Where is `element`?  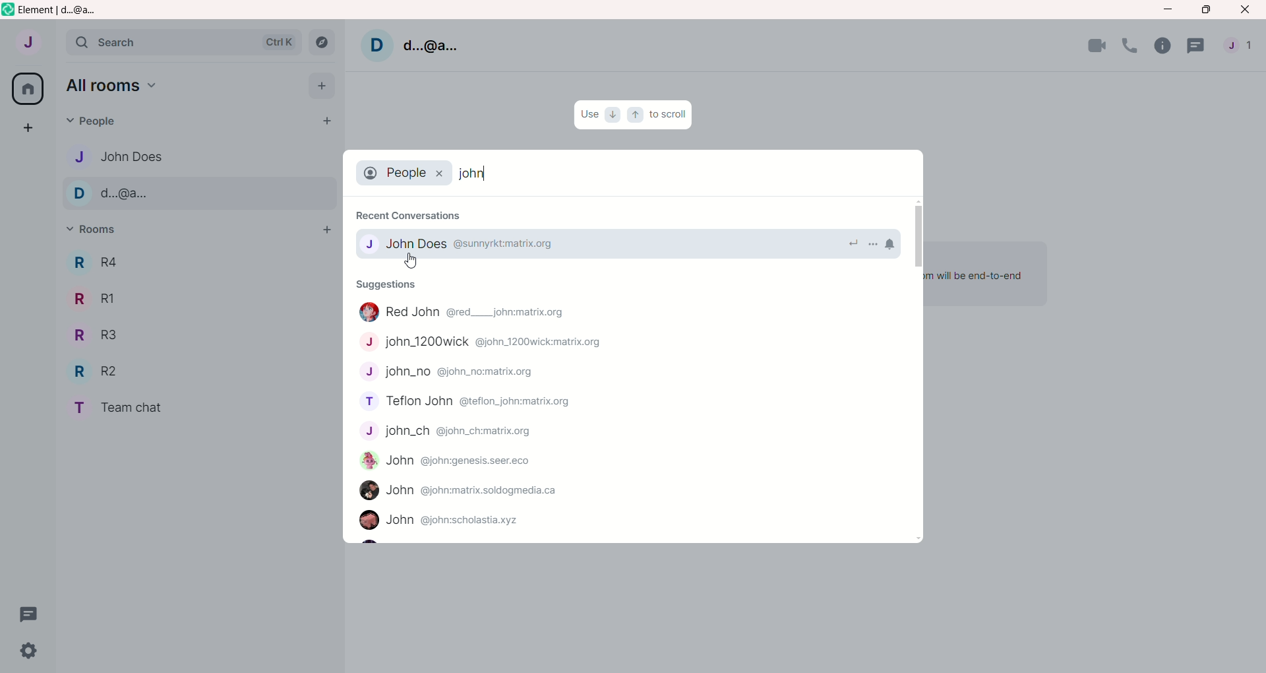 element is located at coordinates (65, 11).